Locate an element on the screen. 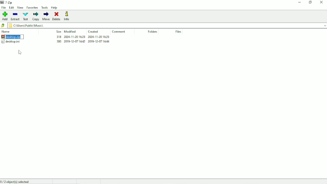  Files is located at coordinates (178, 32).